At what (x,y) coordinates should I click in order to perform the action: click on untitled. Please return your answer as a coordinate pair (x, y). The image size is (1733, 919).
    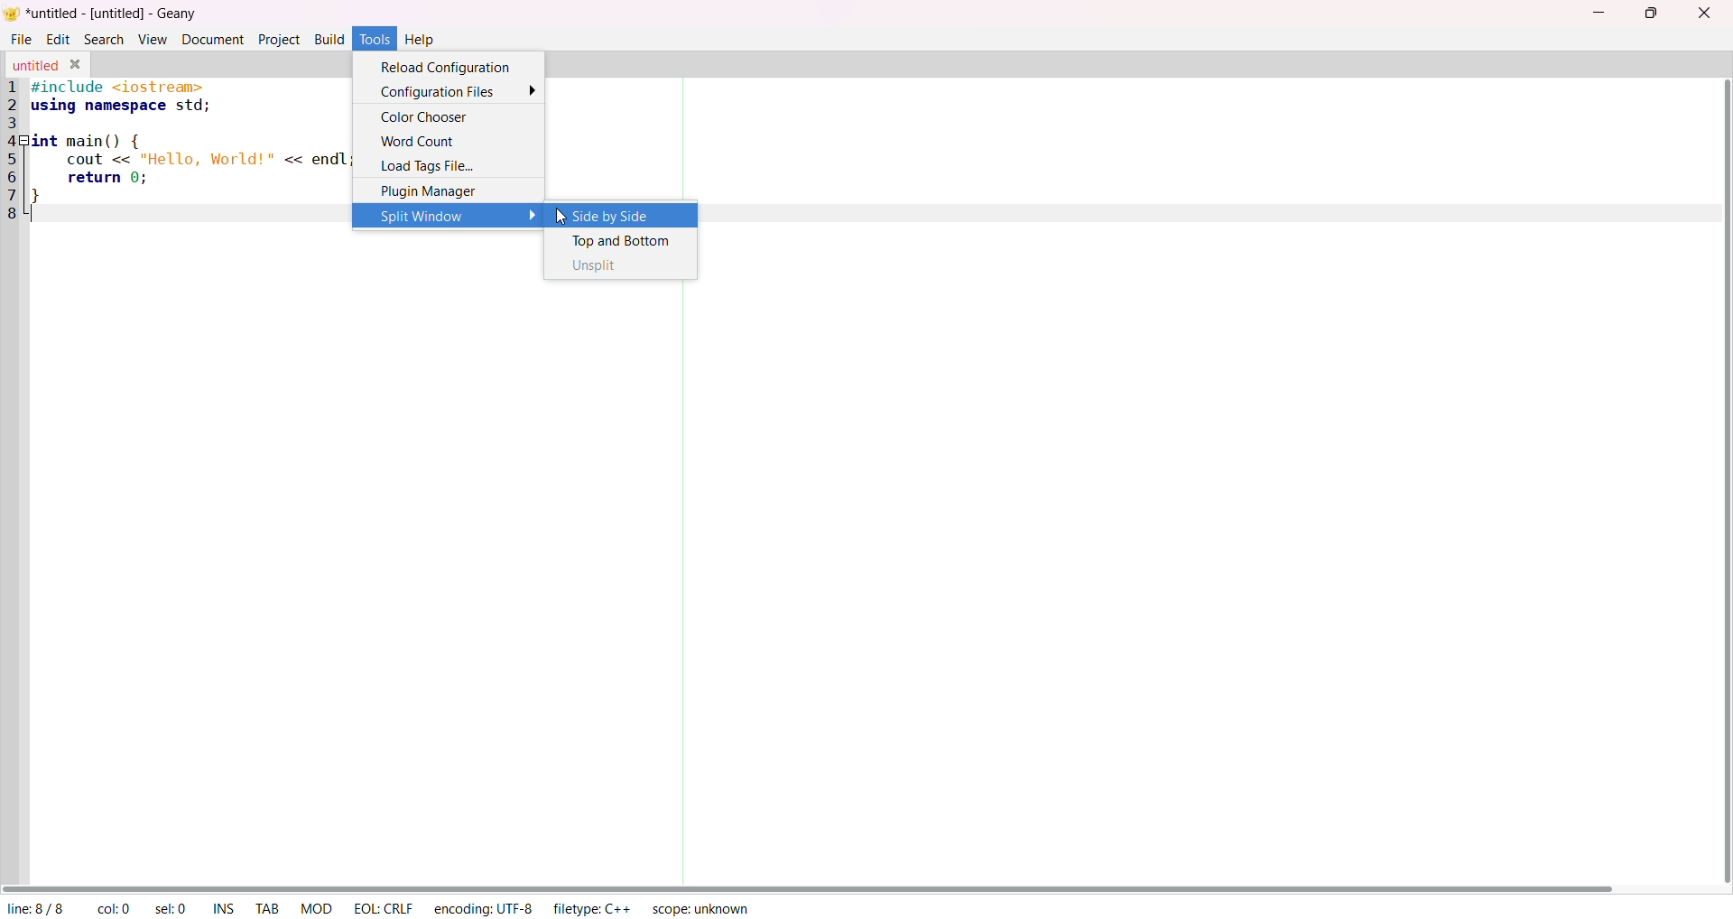
    Looking at the image, I should click on (34, 66).